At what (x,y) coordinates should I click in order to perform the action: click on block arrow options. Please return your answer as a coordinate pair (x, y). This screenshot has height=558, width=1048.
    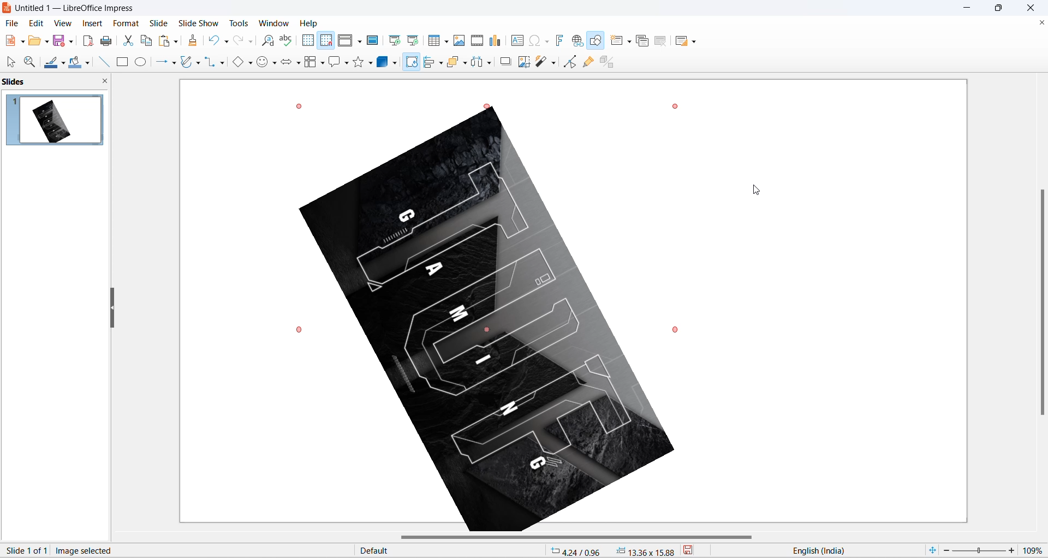
    Looking at the image, I should click on (299, 64).